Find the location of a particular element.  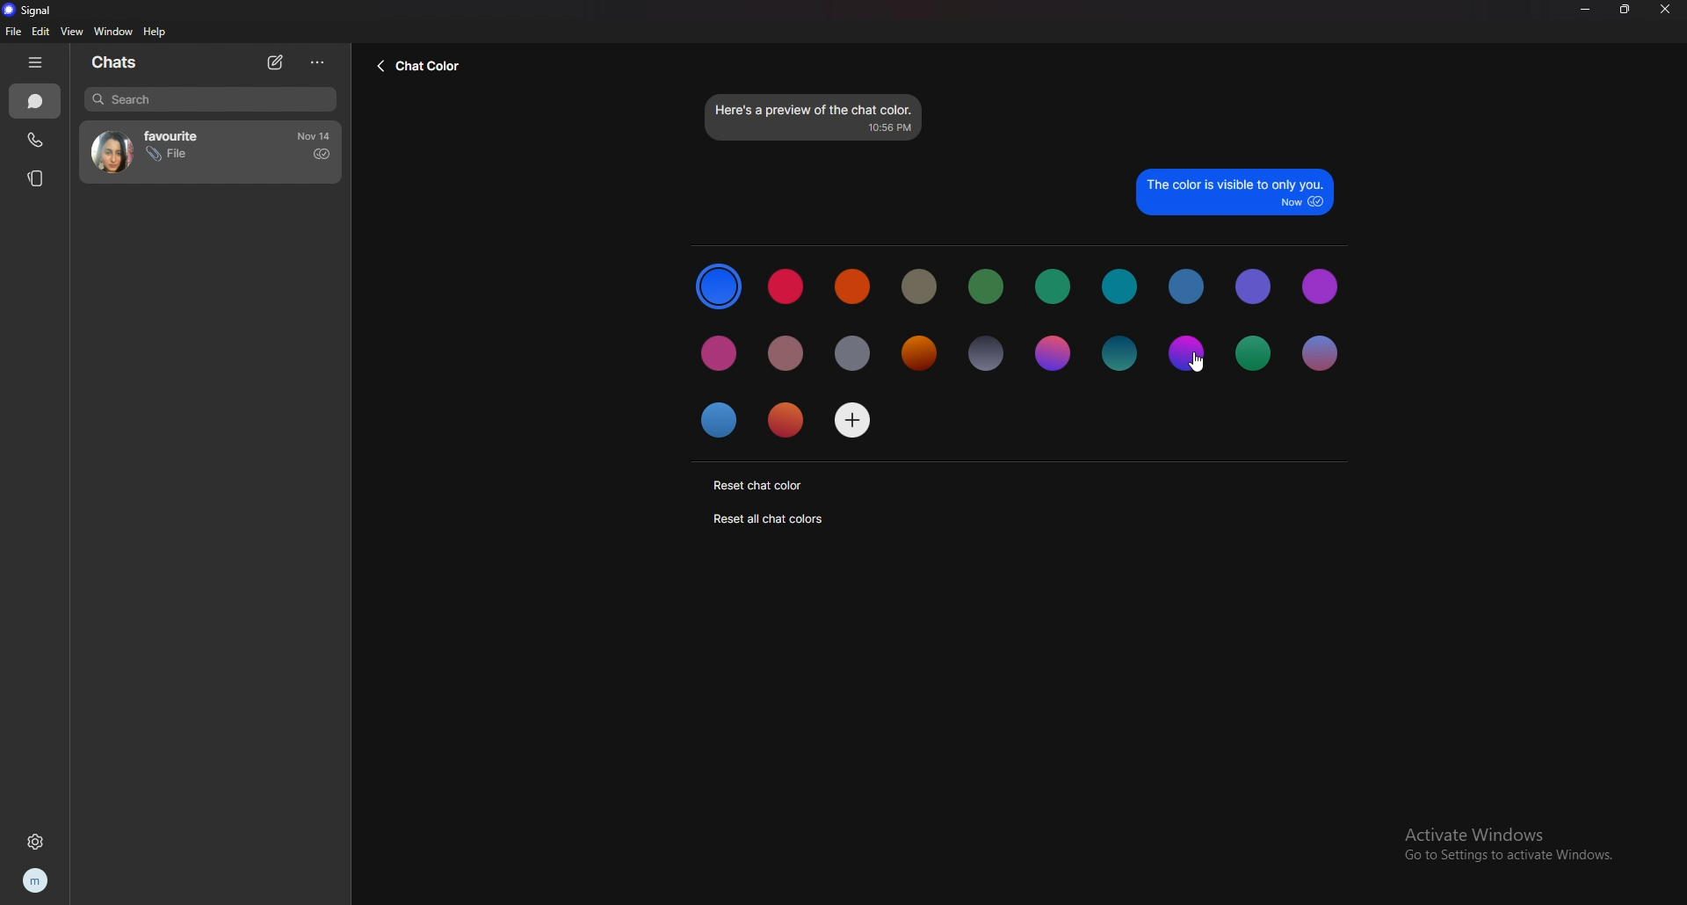

hide tab is located at coordinates (34, 62).